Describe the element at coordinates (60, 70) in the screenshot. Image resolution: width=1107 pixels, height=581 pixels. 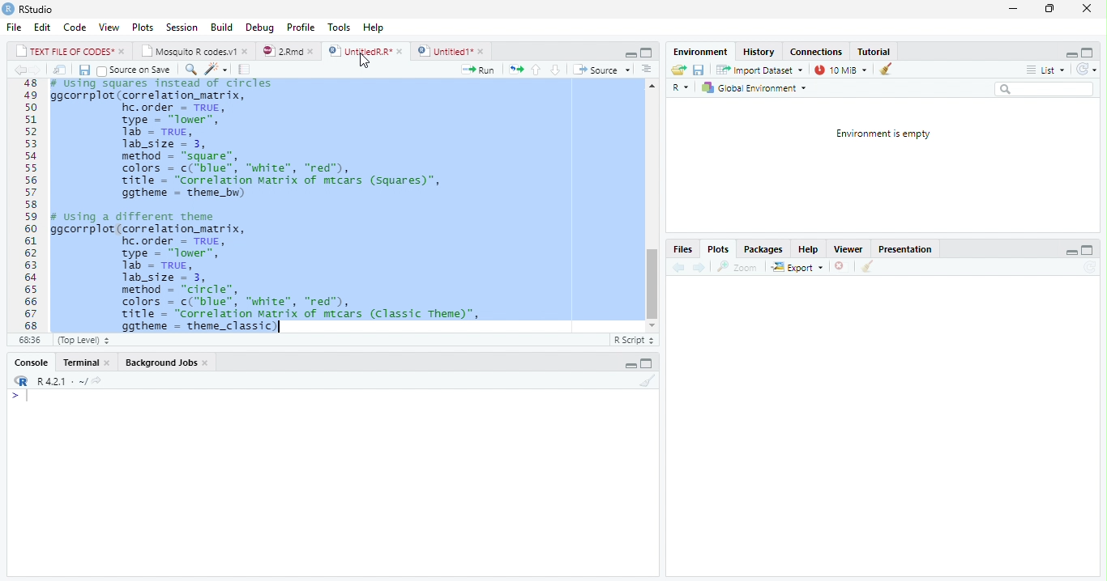
I see `show in new window` at that location.